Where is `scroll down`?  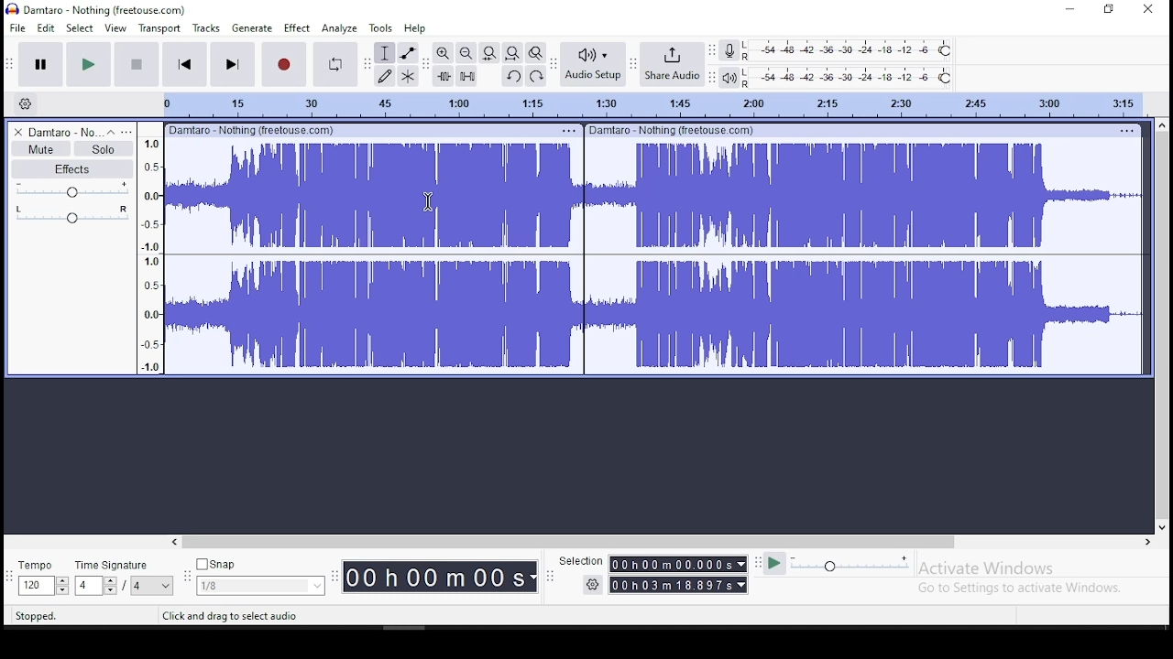 scroll down is located at coordinates (1163, 527).